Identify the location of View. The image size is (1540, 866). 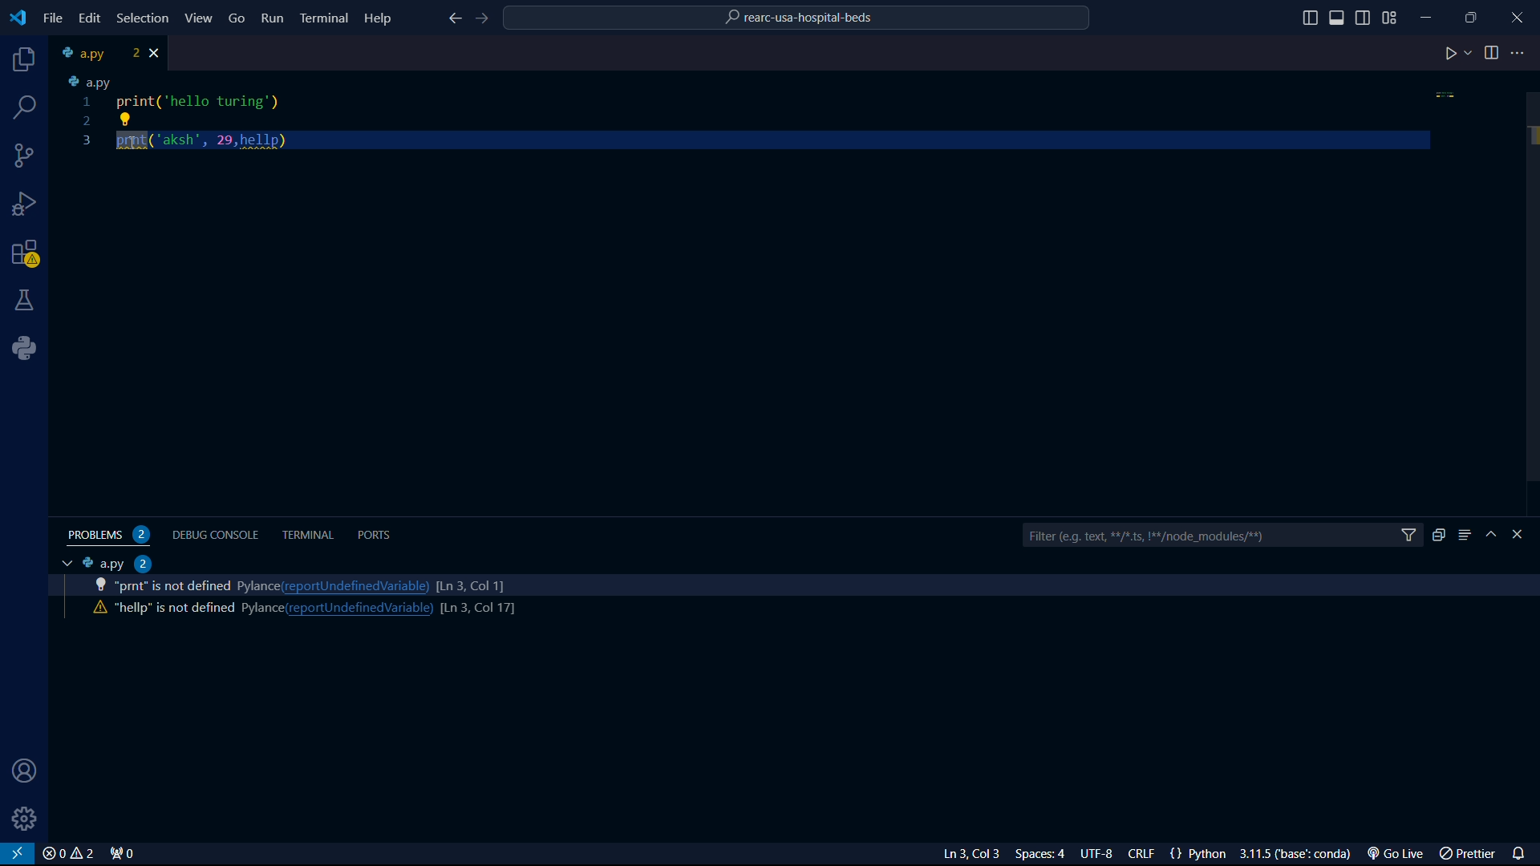
(200, 18).